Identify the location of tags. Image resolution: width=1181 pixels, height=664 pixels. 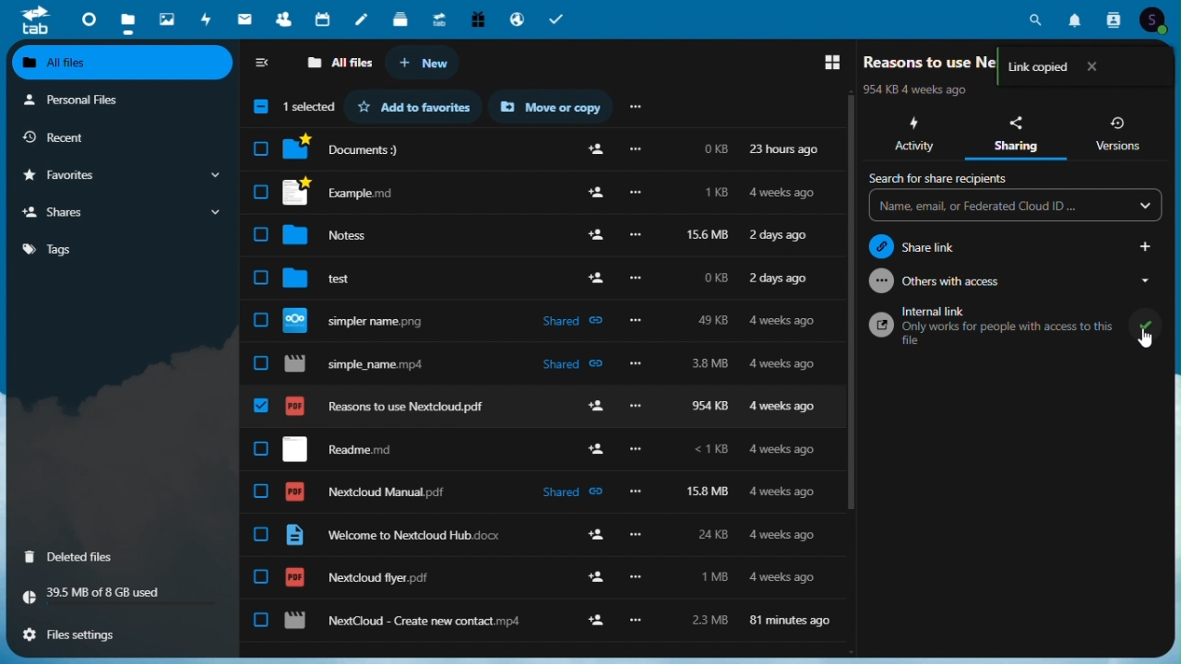
(124, 247).